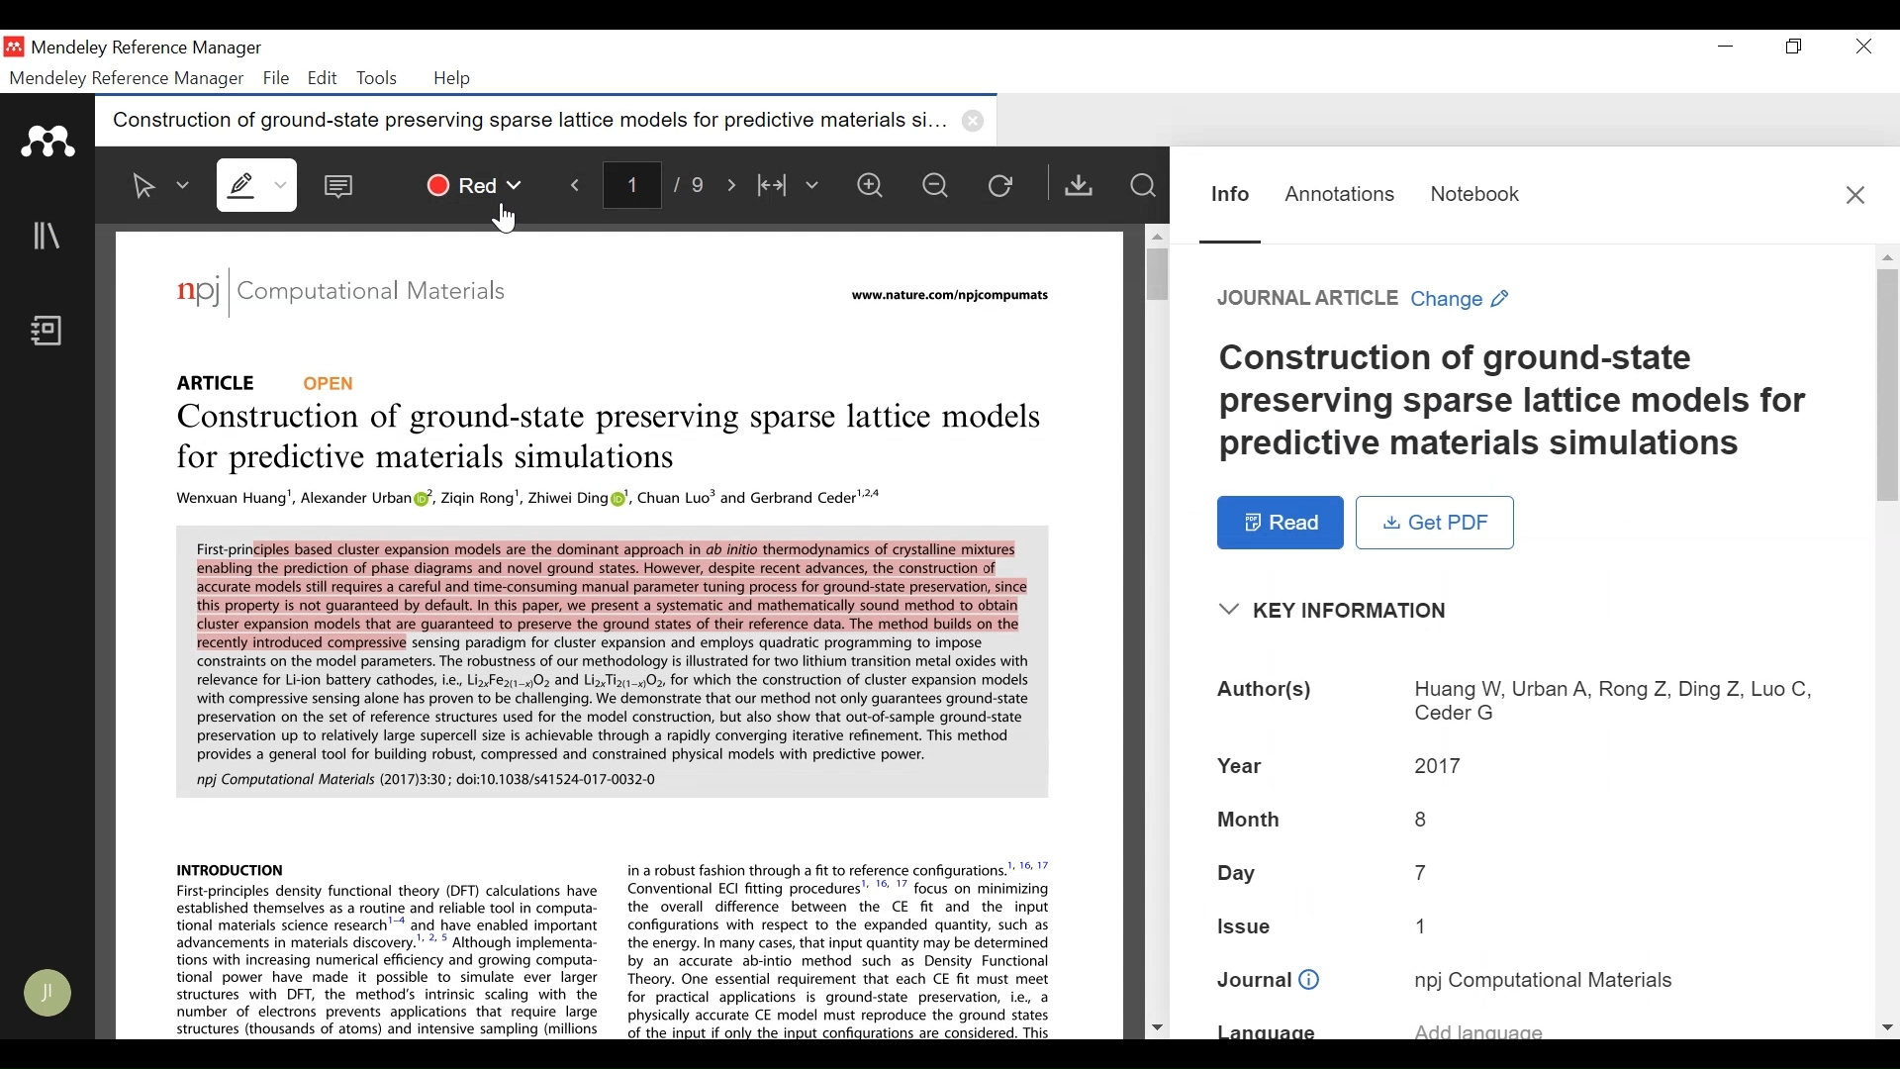 The image size is (1900, 1069). Describe the element at coordinates (792, 185) in the screenshot. I see `Fit to Width` at that location.